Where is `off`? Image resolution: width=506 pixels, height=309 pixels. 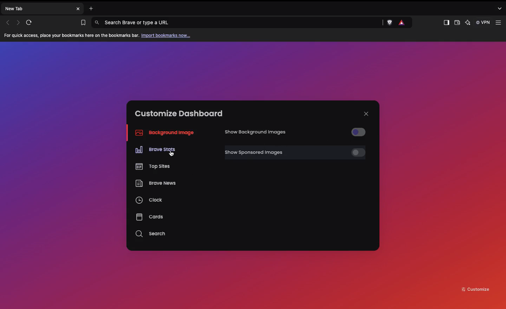
off is located at coordinates (355, 153).